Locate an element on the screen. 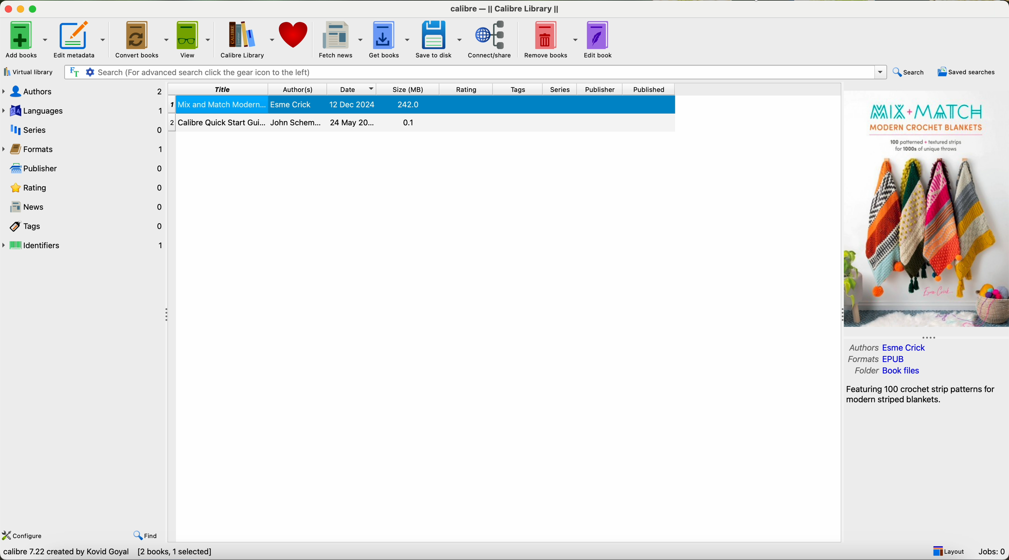 This screenshot has height=560, width=1009. date is located at coordinates (353, 89).